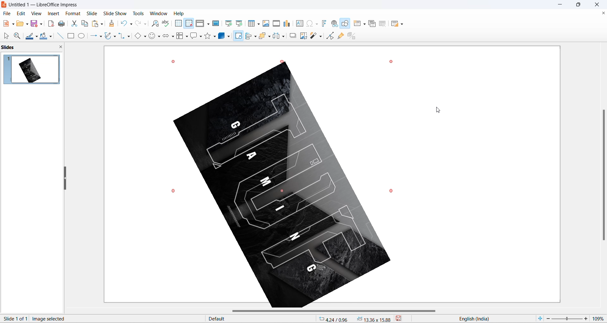 The width and height of the screenshot is (607, 323). Describe the element at coordinates (603, 13) in the screenshot. I see `close document` at that location.